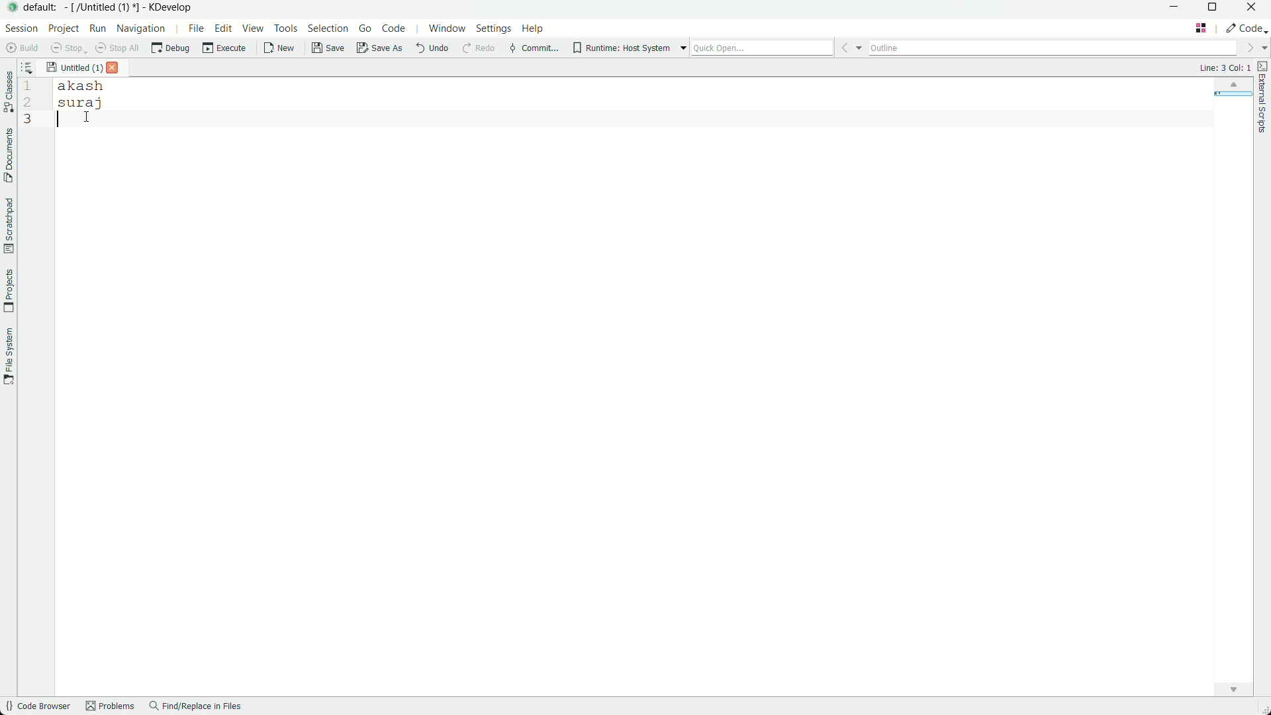  What do you see at coordinates (26, 103) in the screenshot?
I see `line numbers` at bounding box center [26, 103].